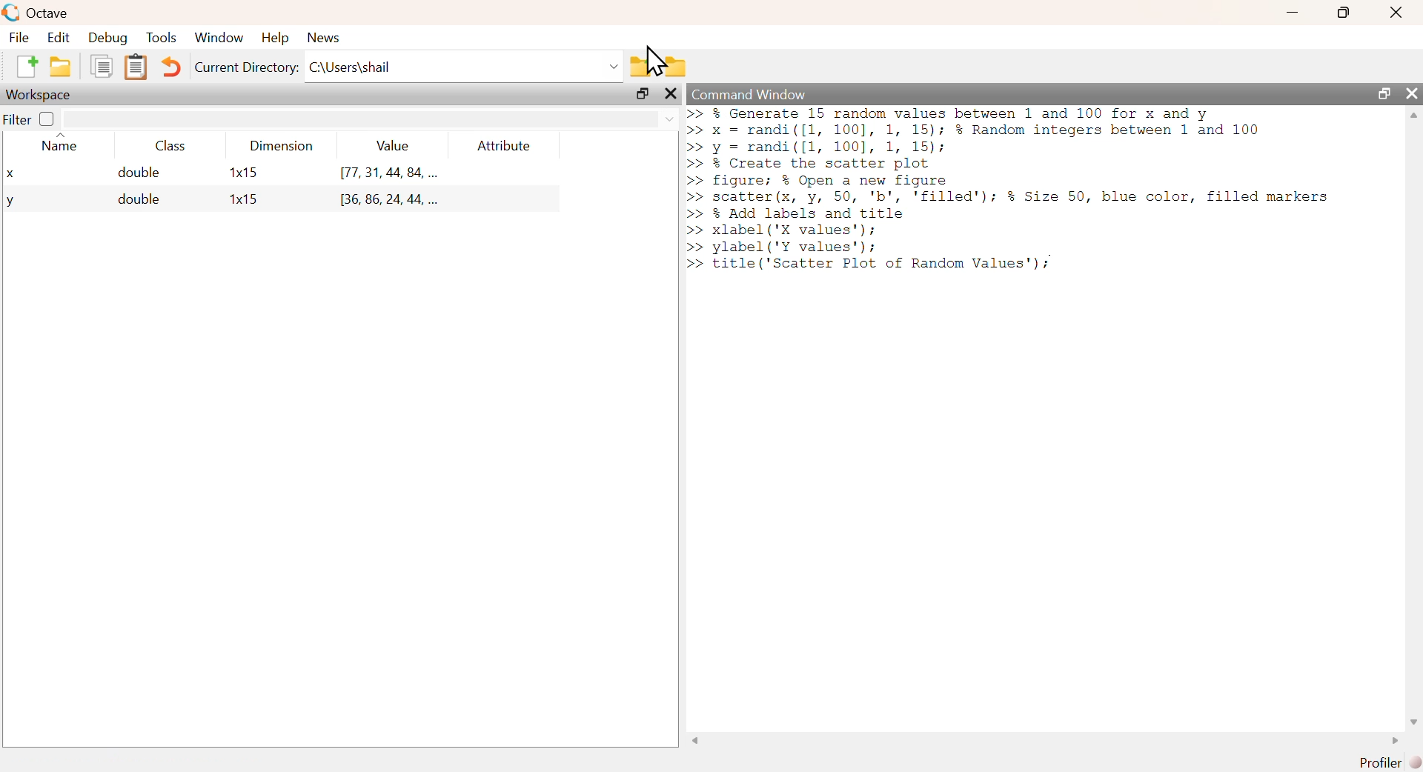 This screenshot has height=772, width=1423. Describe the element at coordinates (173, 147) in the screenshot. I see `Class` at that location.